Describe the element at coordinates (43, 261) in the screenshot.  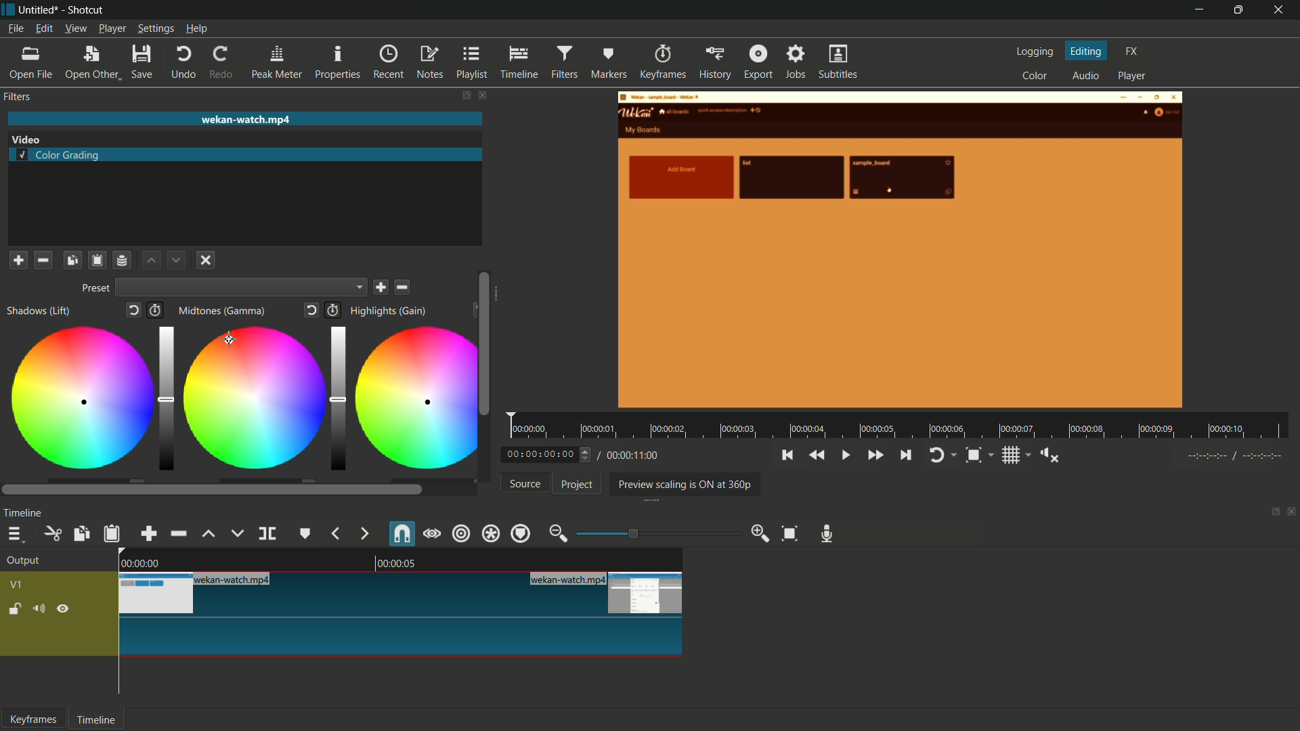
I see `remove a filter` at that location.